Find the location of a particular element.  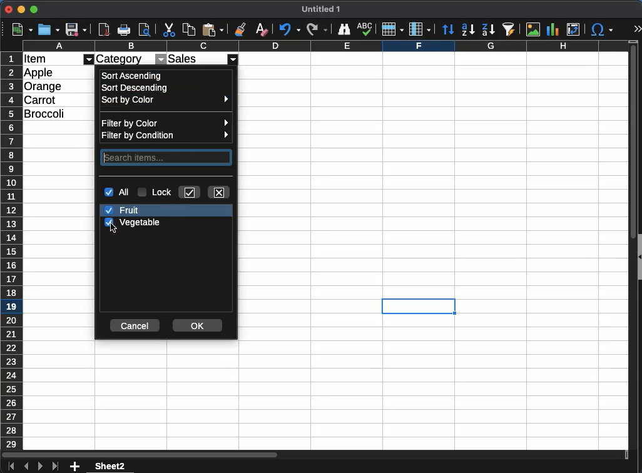

autofilter is located at coordinates (510, 30).